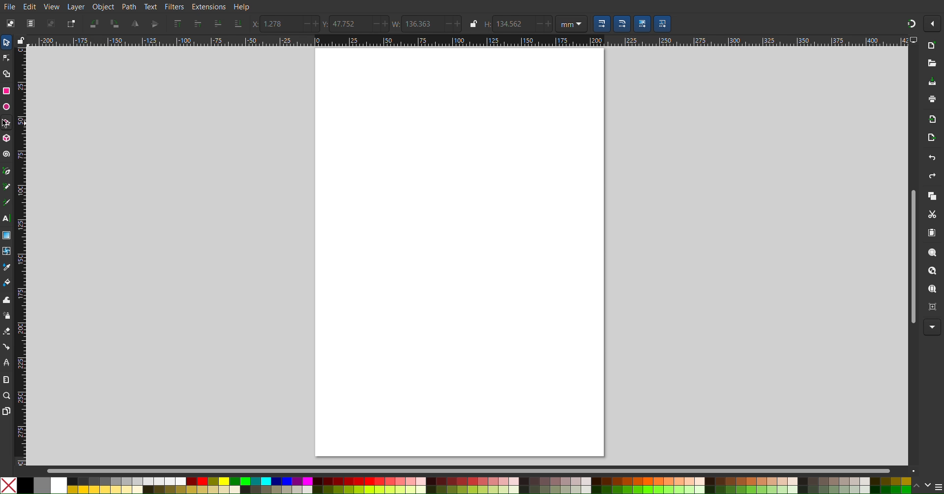  What do you see at coordinates (129, 6) in the screenshot?
I see `Path` at bounding box center [129, 6].